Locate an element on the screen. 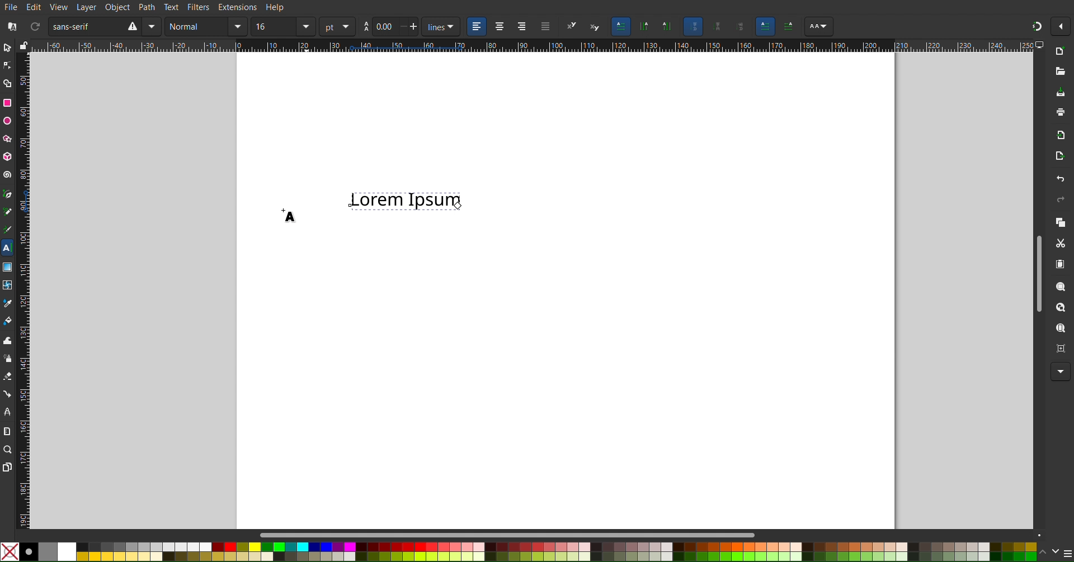  0 is located at coordinates (384, 26).